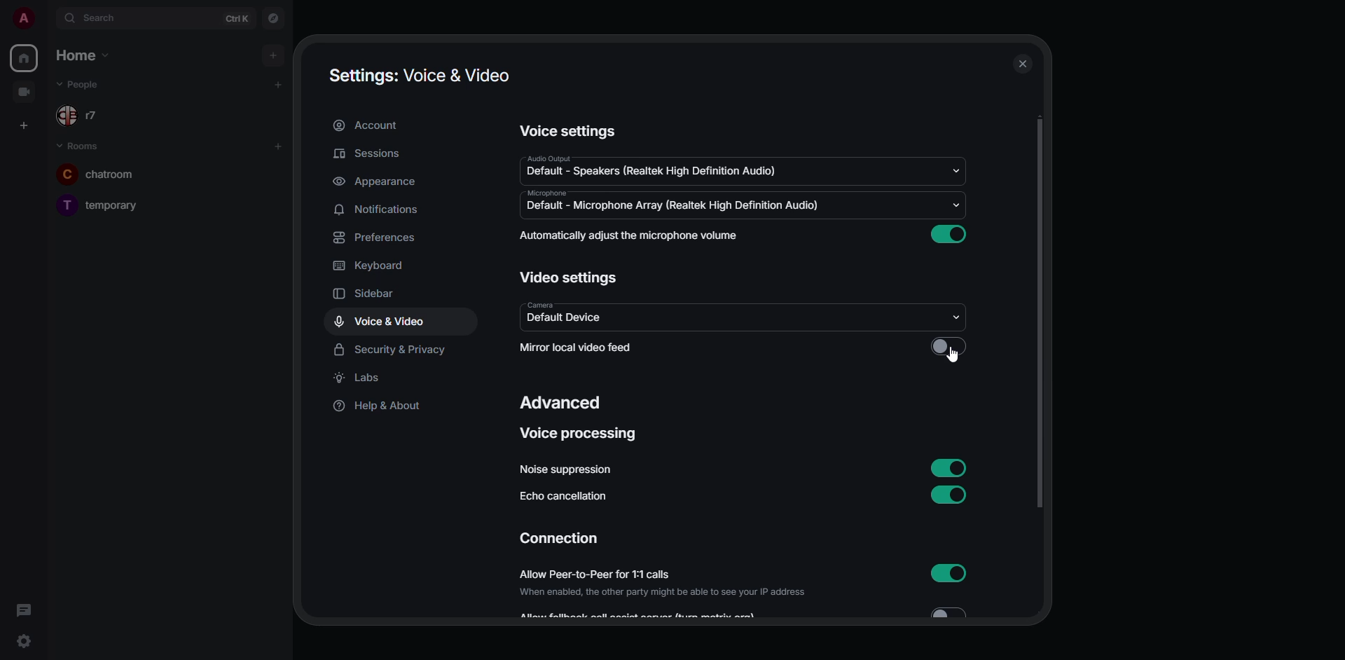 The height and width of the screenshot is (660, 1345). I want to click on chatroom, so click(111, 172).